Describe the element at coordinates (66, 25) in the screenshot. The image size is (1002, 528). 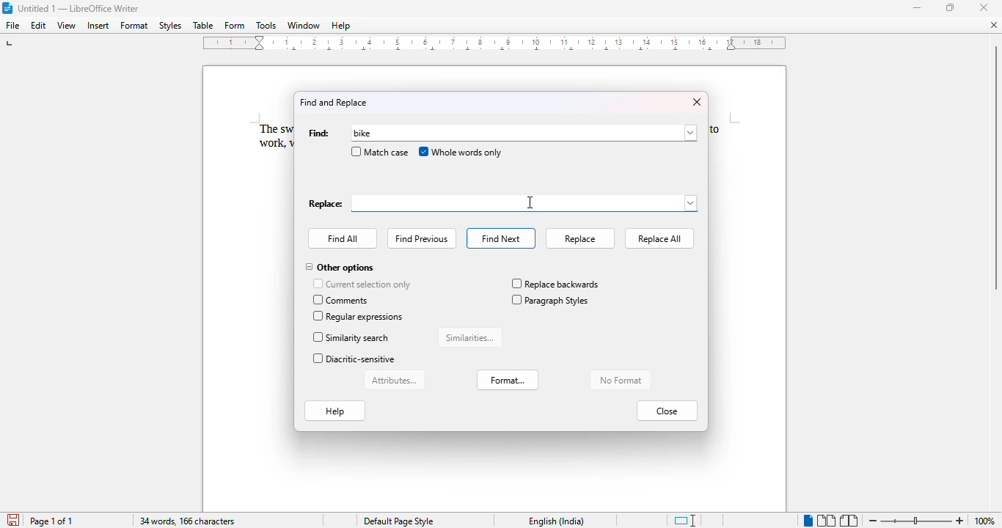
I see `view` at that location.